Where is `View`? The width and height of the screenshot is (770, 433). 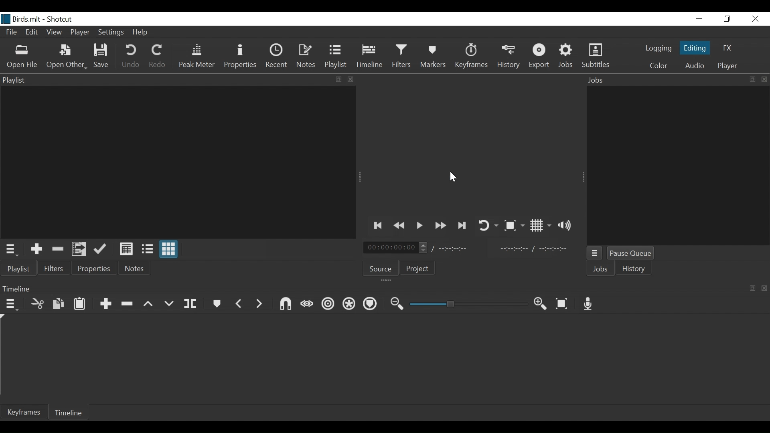
View is located at coordinates (55, 33).